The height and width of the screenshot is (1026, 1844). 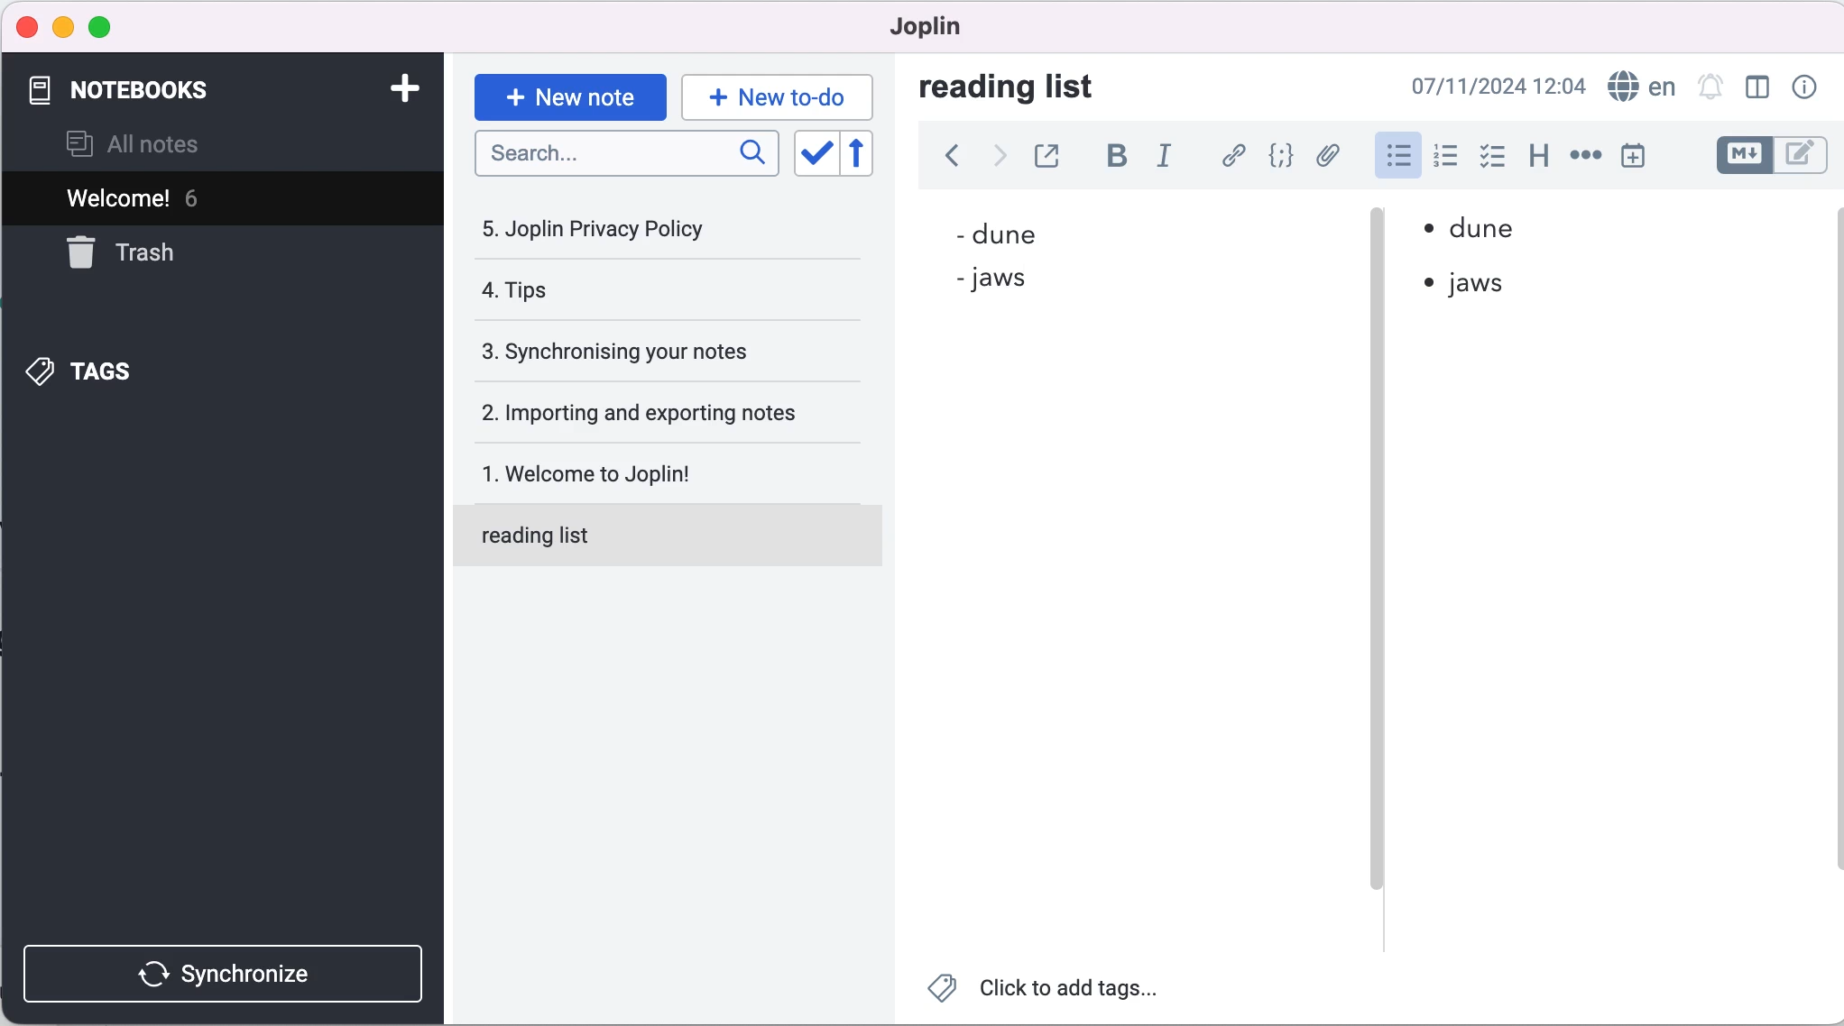 What do you see at coordinates (1641, 87) in the screenshot?
I see `language` at bounding box center [1641, 87].